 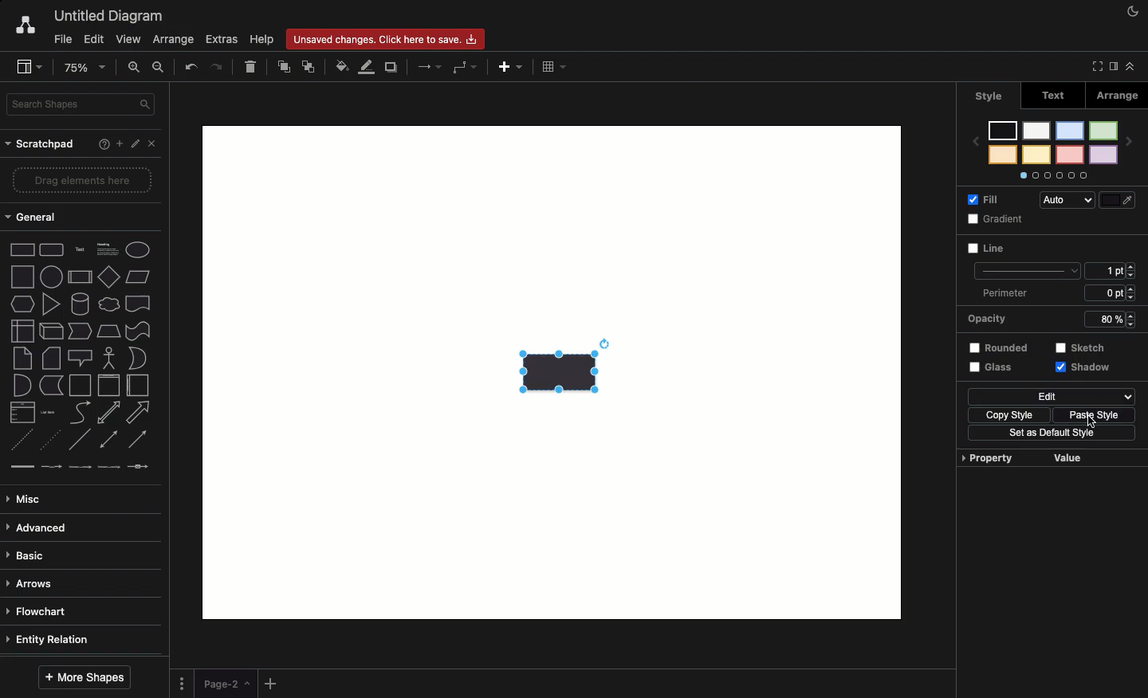 What do you see at coordinates (985, 199) in the screenshot?
I see `Fill` at bounding box center [985, 199].